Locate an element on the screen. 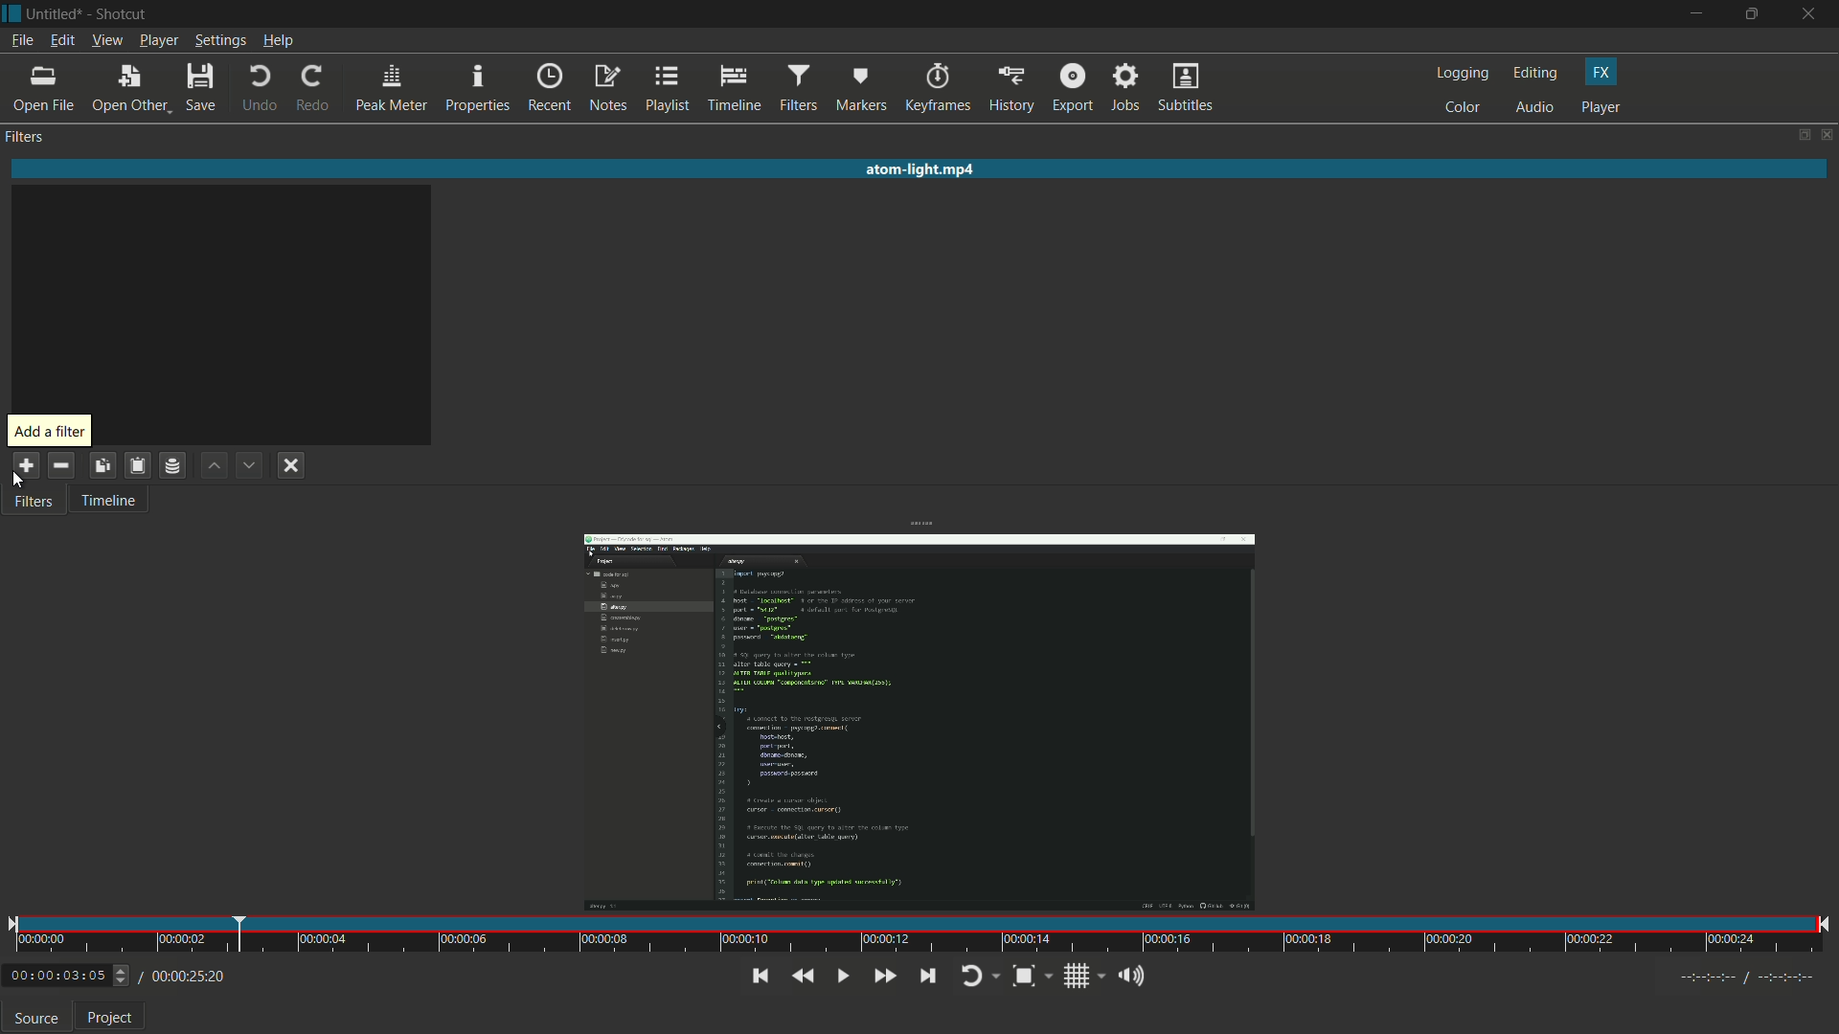  history is located at coordinates (1010, 89).